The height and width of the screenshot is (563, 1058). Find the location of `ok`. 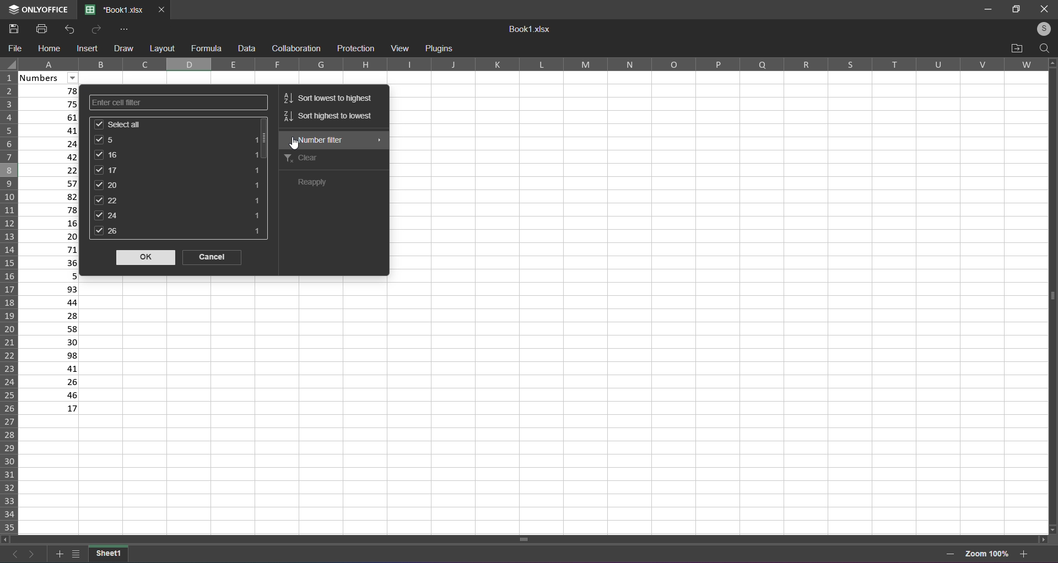

ok is located at coordinates (144, 258).